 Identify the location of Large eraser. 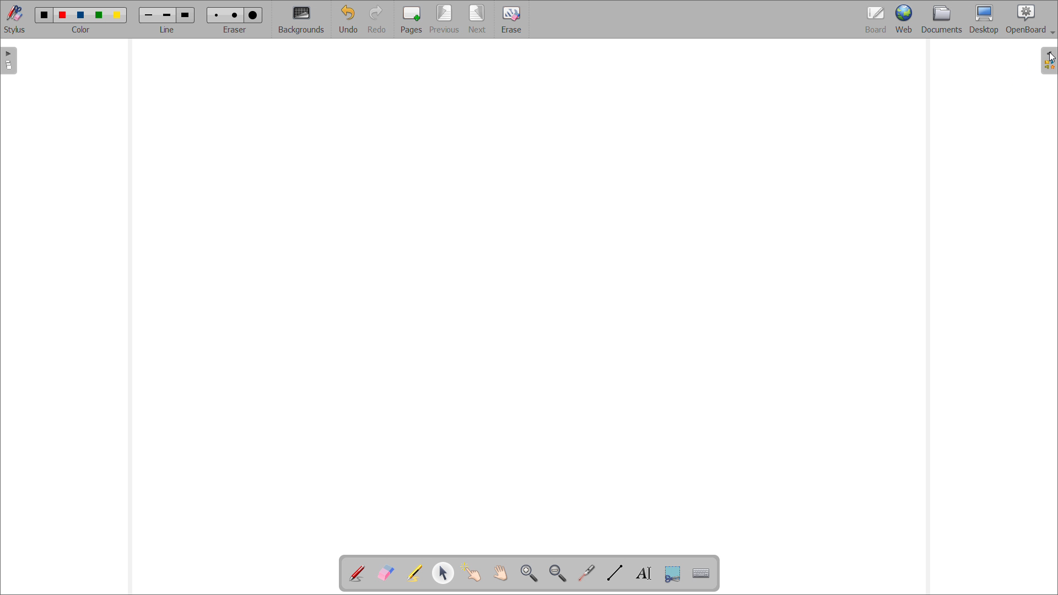
(255, 13).